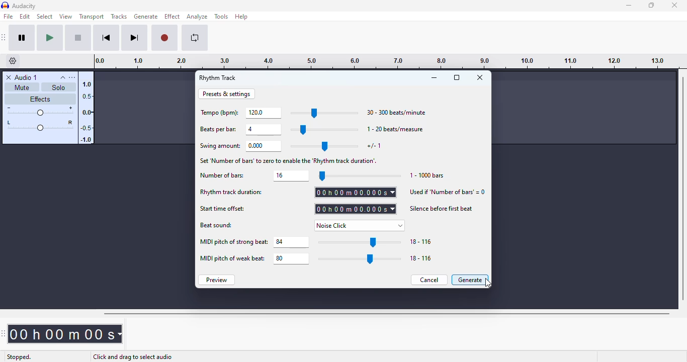 This screenshot has height=362, width=687. I want to click on stop, so click(78, 38).